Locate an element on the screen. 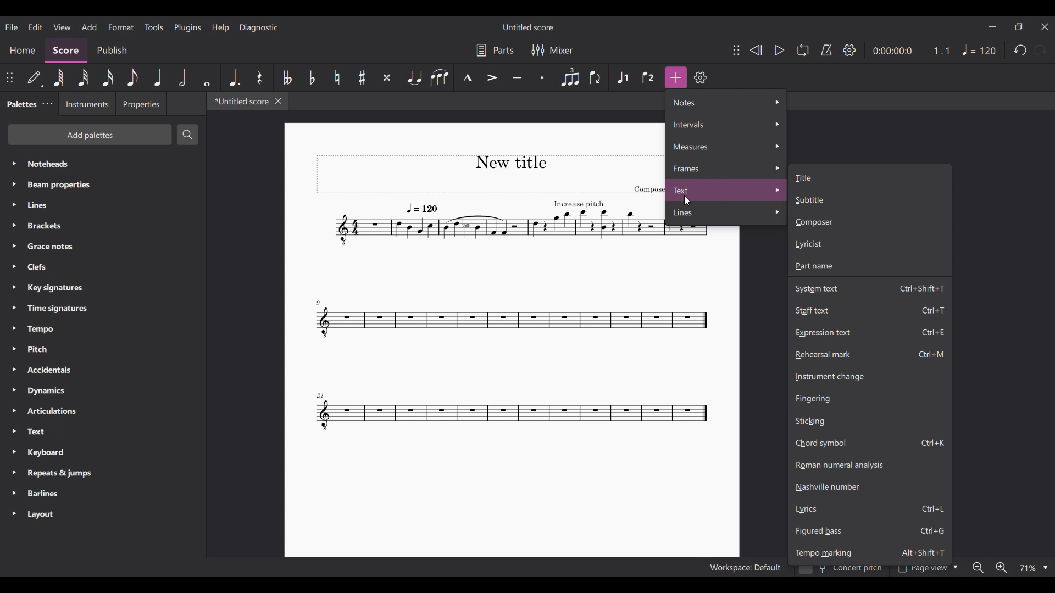  Instruments is located at coordinates (86, 104).